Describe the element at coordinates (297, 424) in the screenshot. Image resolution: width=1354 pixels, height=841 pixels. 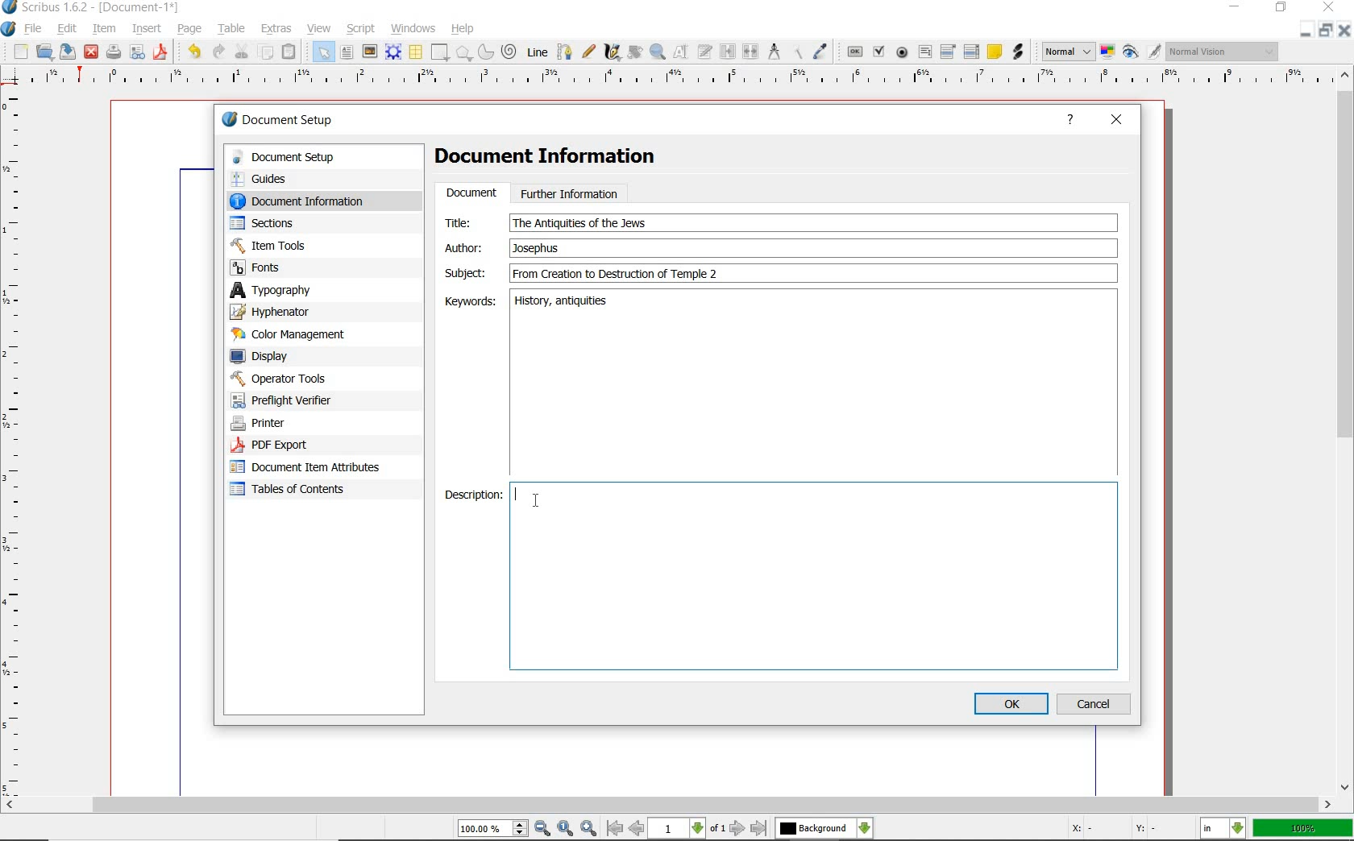
I see `printer` at that location.